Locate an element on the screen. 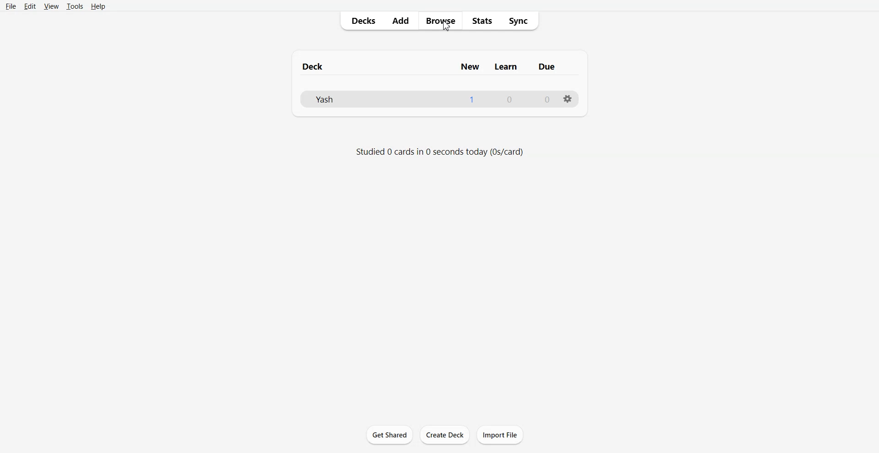 The width and height of the screenshot is (879, 453). Deck is located at coordinates (372, 68).